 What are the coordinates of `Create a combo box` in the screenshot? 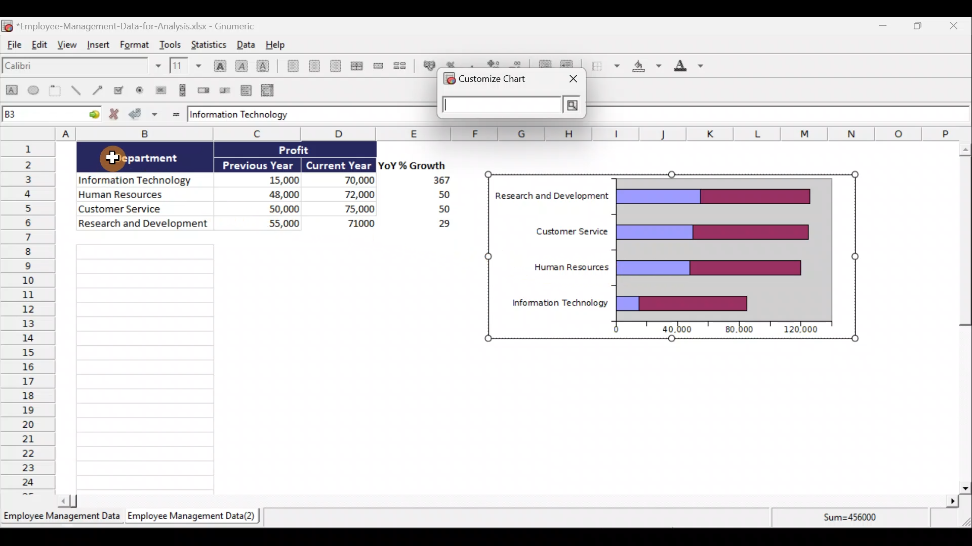 It's located at (269, 89).